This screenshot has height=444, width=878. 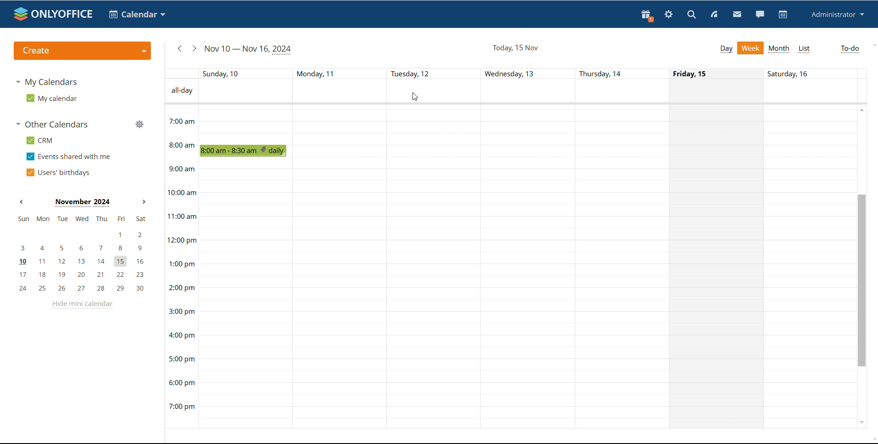 I want to click on 1, 2, so click(x=82, y=233).